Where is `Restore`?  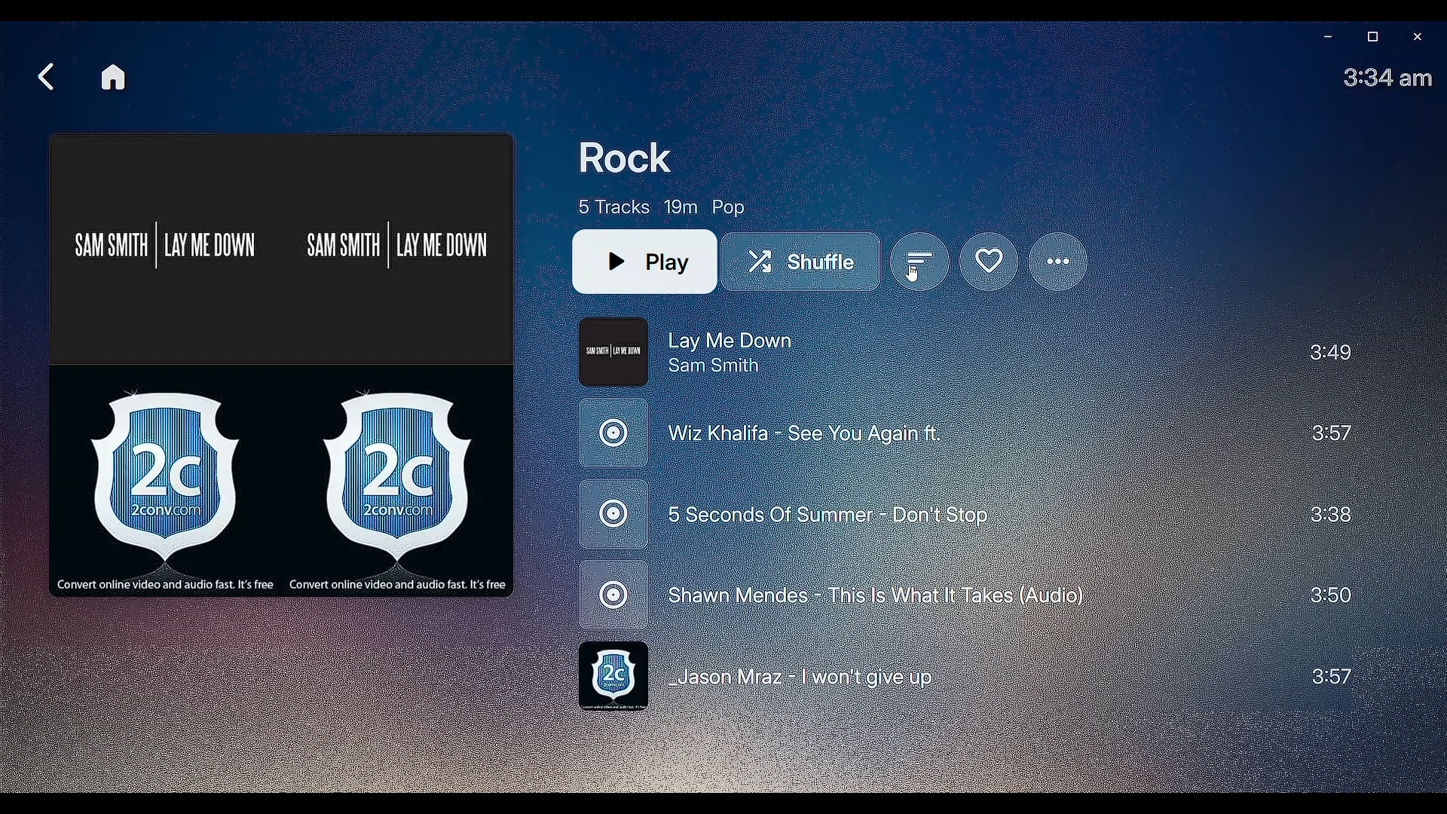
Restore is located at coordinates (1370, 38).